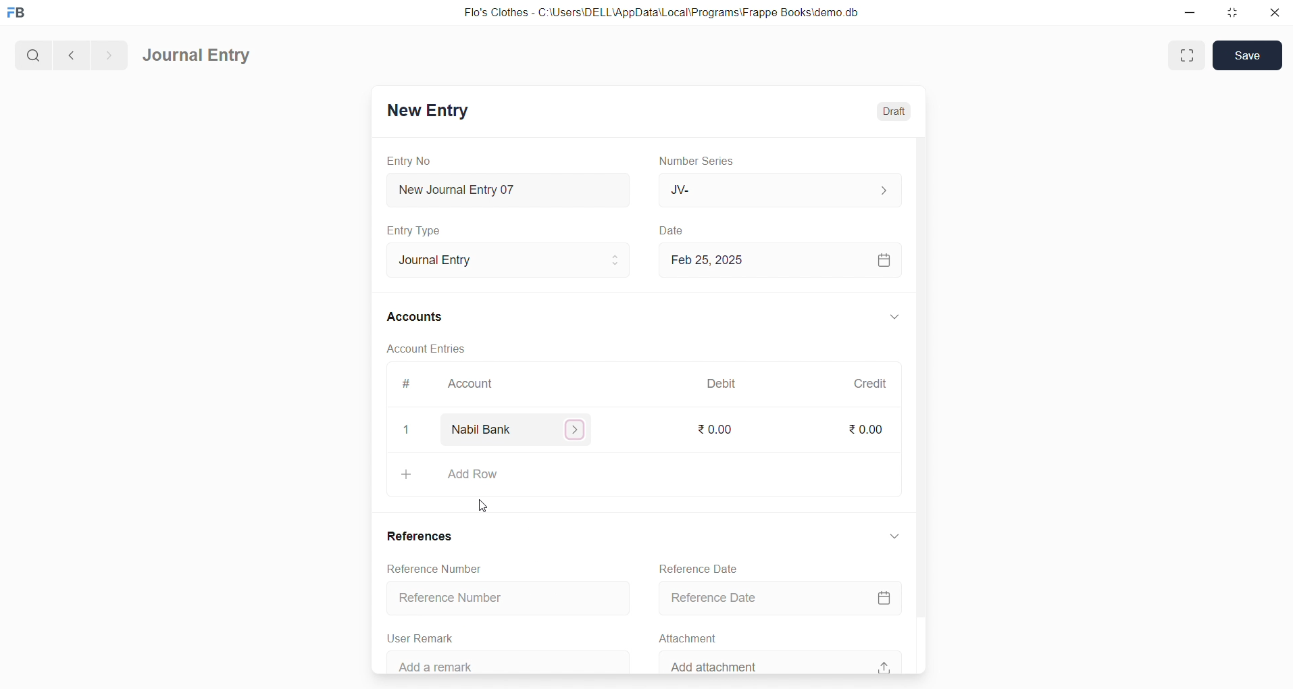 Image resolution: width=1293 pixels, height=689 pixels. What do you see at coordinates (721, 382) in the screenshot?
I see `Debit` at bounding box center [721, 382].